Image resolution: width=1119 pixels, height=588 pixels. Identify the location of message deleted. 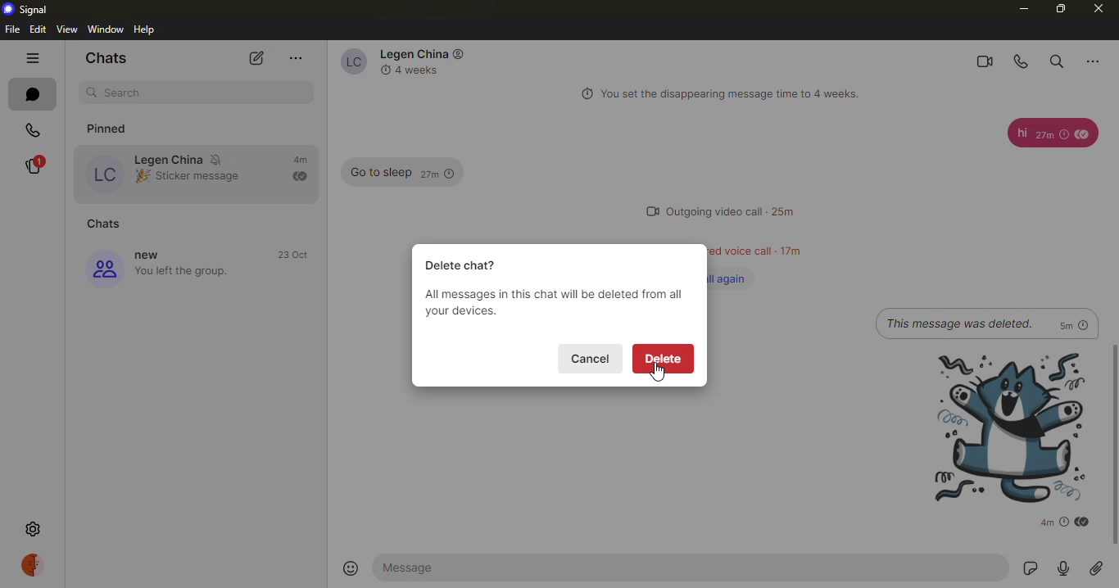
(959, 323).